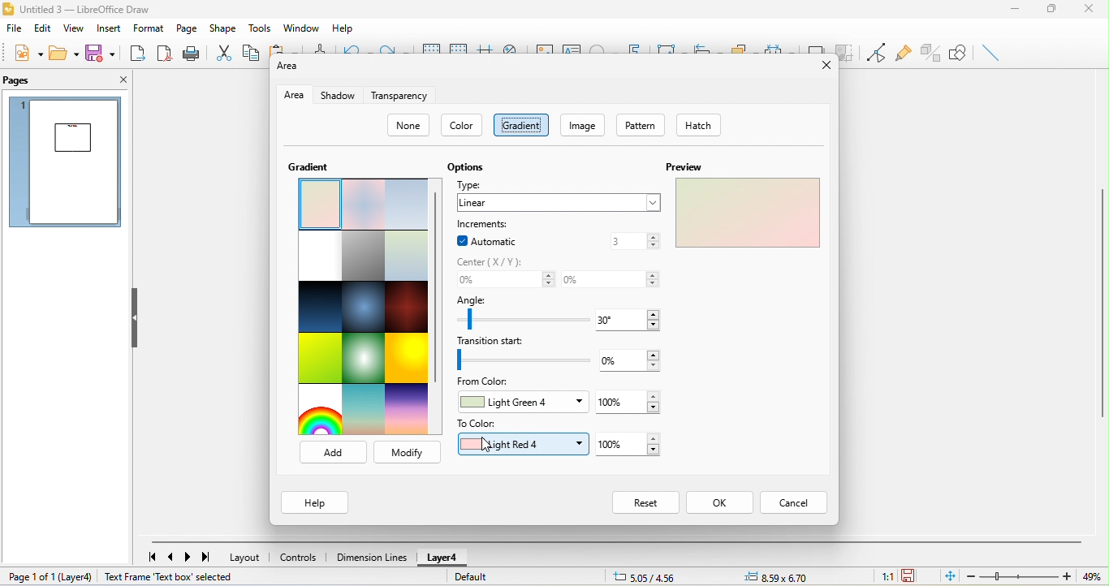 This screenshot has height=586, width=1109. I want to click on edit, so click(43, 28).